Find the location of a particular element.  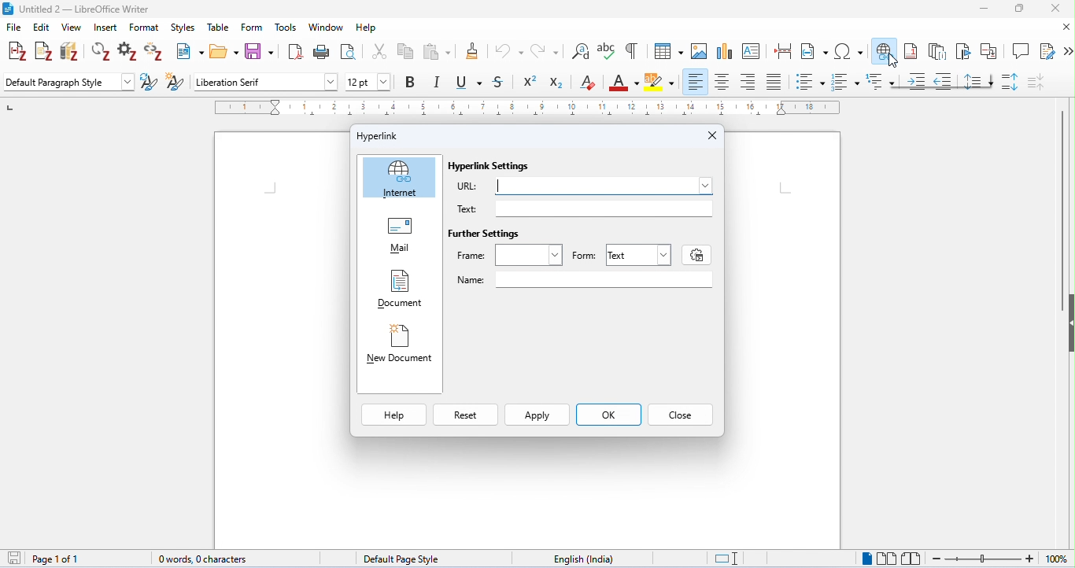

hide is located at coordinates (1068, 325).